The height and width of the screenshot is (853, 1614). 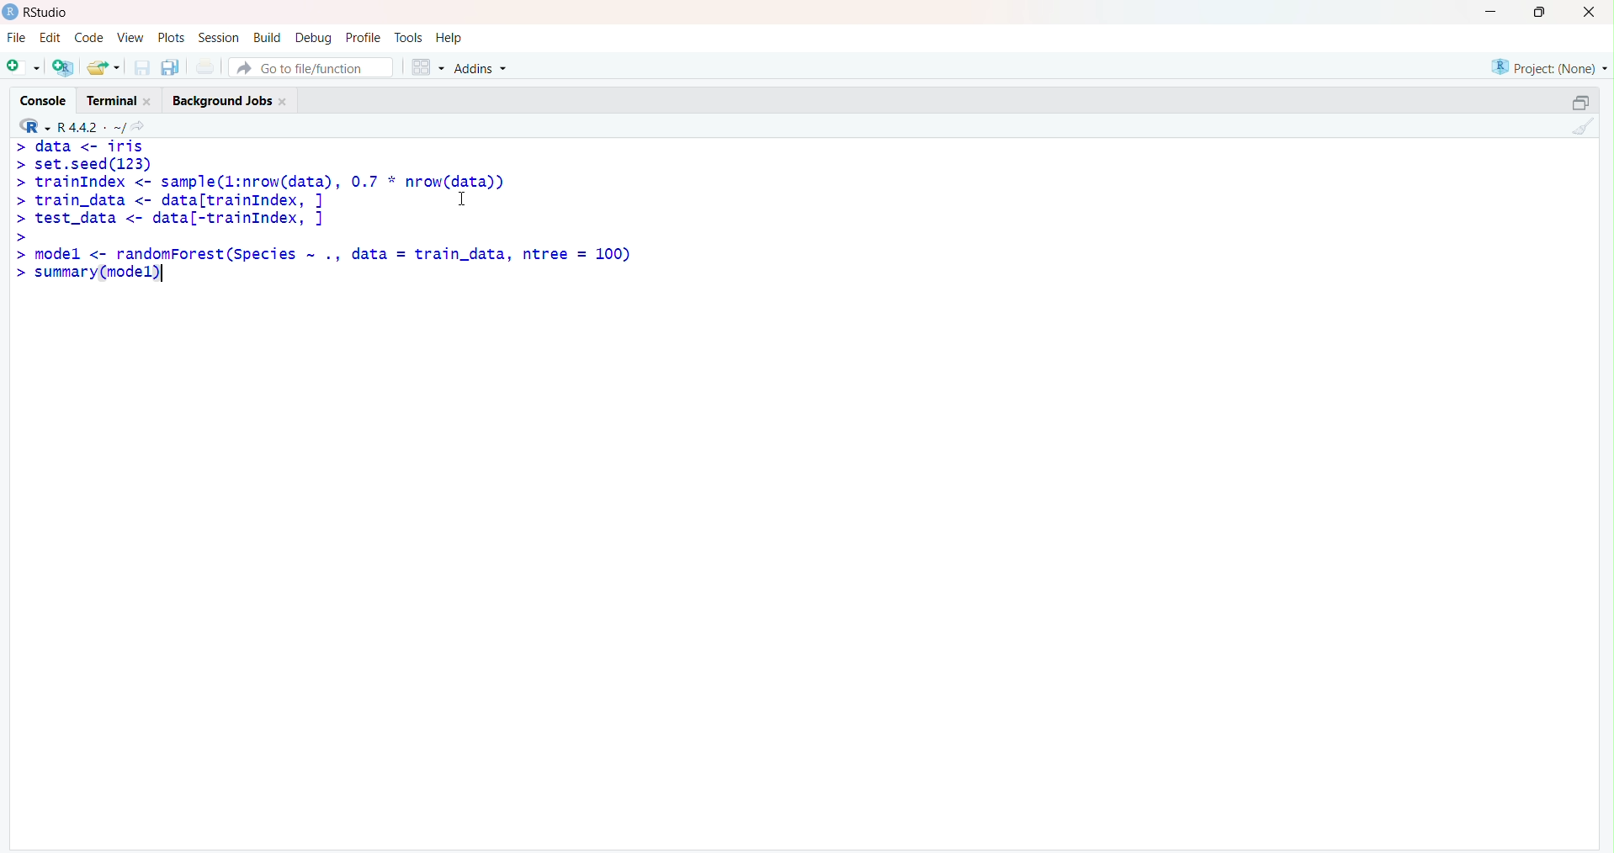 I want to click on Profile, so click(x=363, y=37).